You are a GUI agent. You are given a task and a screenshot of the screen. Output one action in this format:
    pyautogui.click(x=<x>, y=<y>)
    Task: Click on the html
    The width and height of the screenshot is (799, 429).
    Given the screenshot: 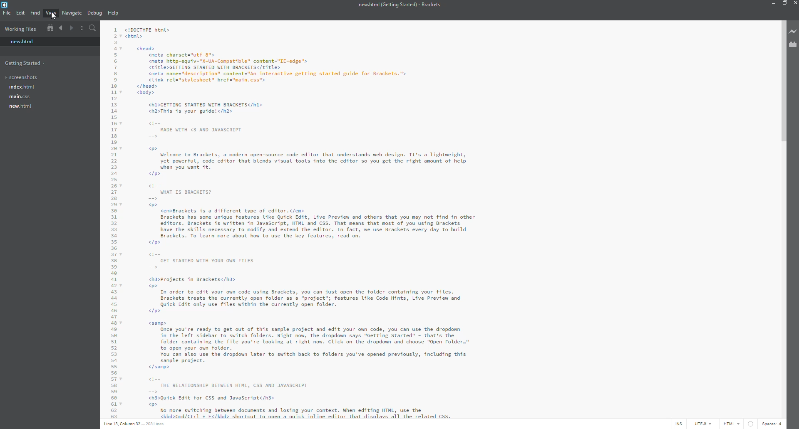 What is the action you would take?
    pyautogui.click(x=739, y=424)
    